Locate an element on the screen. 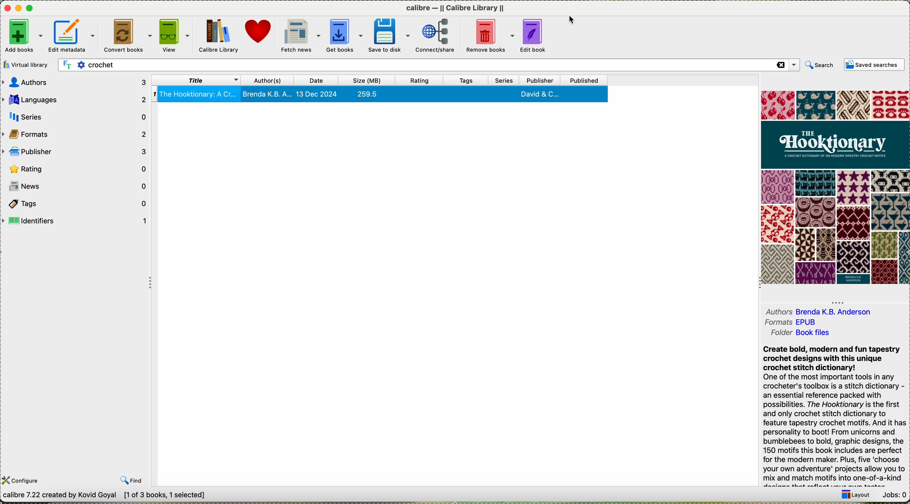 The height and width of the screenshot is (504, 910). rating is located at coordinates (424, 80).